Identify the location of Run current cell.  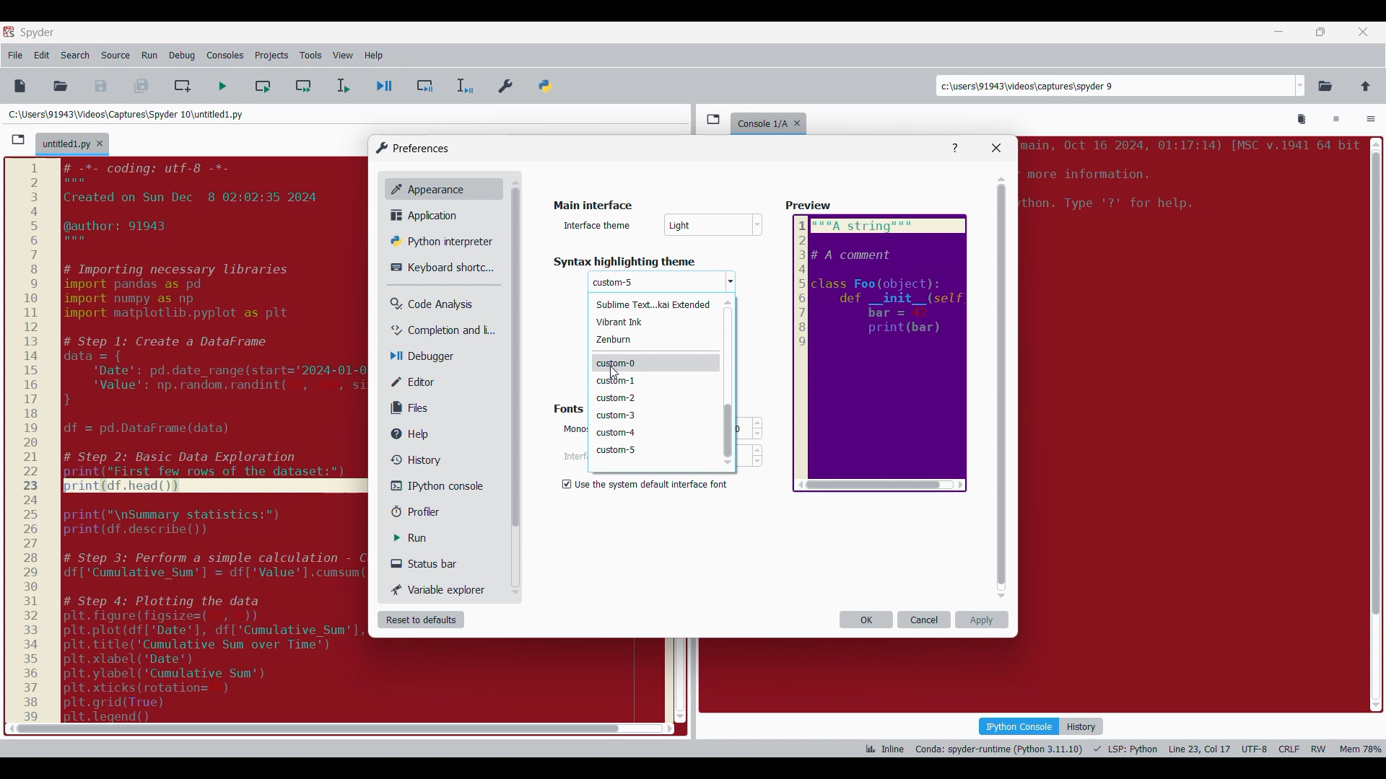
(263, 86).